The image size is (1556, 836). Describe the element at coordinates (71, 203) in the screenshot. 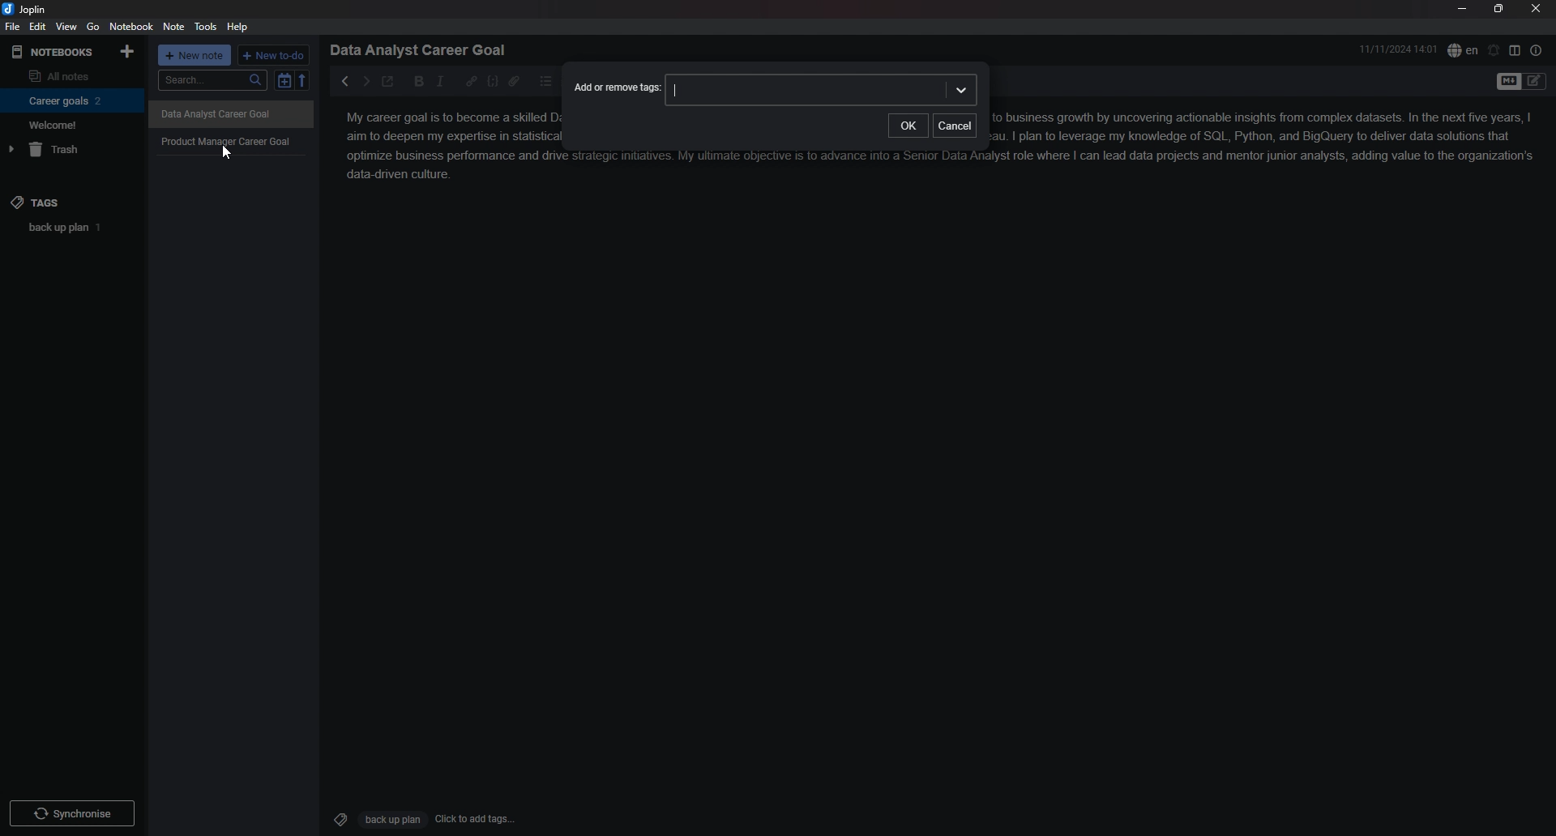

I see `tags` at that location.